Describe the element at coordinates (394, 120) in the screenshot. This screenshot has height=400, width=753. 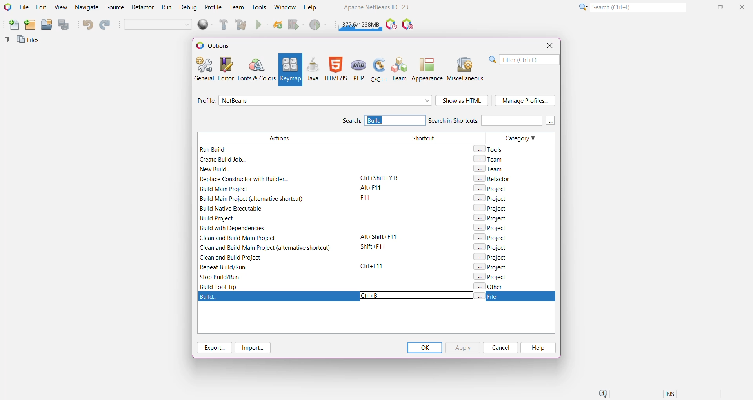
I see `Select All and clear the typed word to search new Action` at that location.